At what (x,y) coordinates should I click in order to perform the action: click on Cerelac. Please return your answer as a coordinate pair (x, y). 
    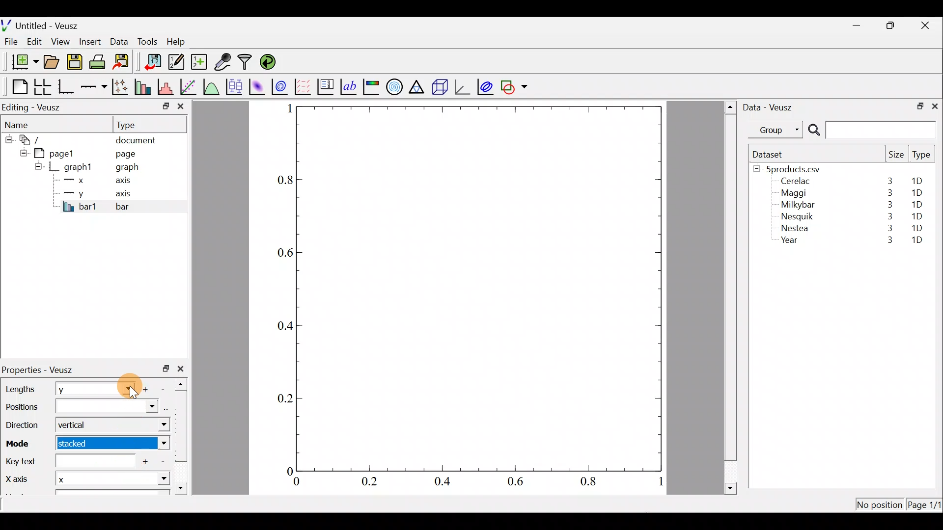
    Looking at the image, I should click on (794, 182).